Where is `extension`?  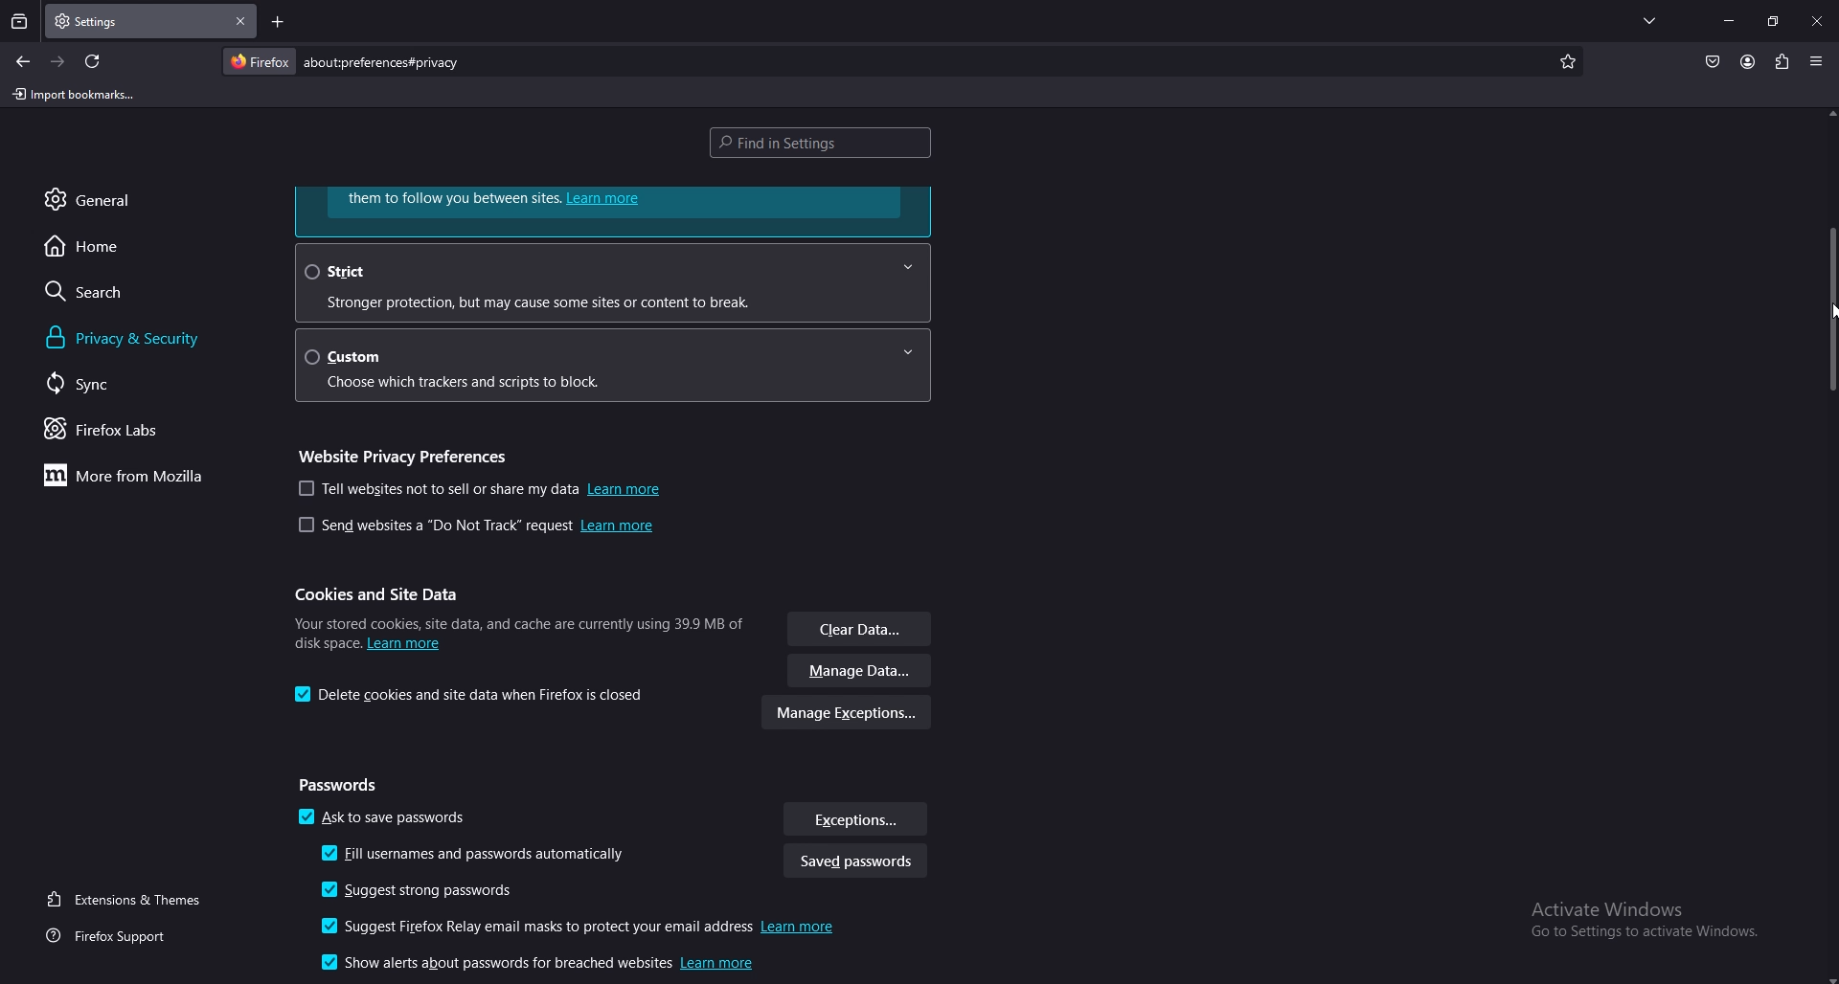 extension is located at coordinates (1781, 61).